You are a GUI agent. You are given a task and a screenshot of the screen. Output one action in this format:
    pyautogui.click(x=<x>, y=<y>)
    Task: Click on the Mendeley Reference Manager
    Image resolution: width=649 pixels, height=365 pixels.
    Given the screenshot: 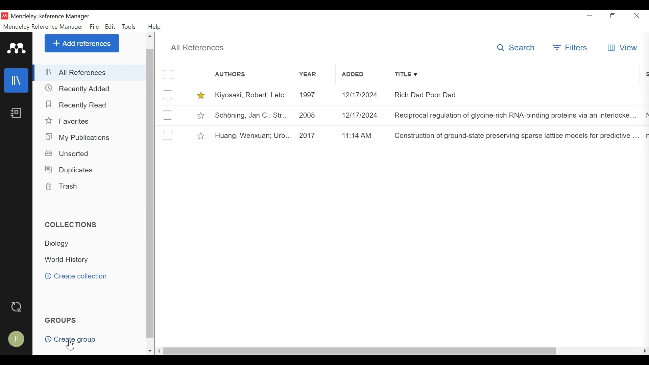 What is the action you would take?
    pyautogui.click(x=44, y=27)
    